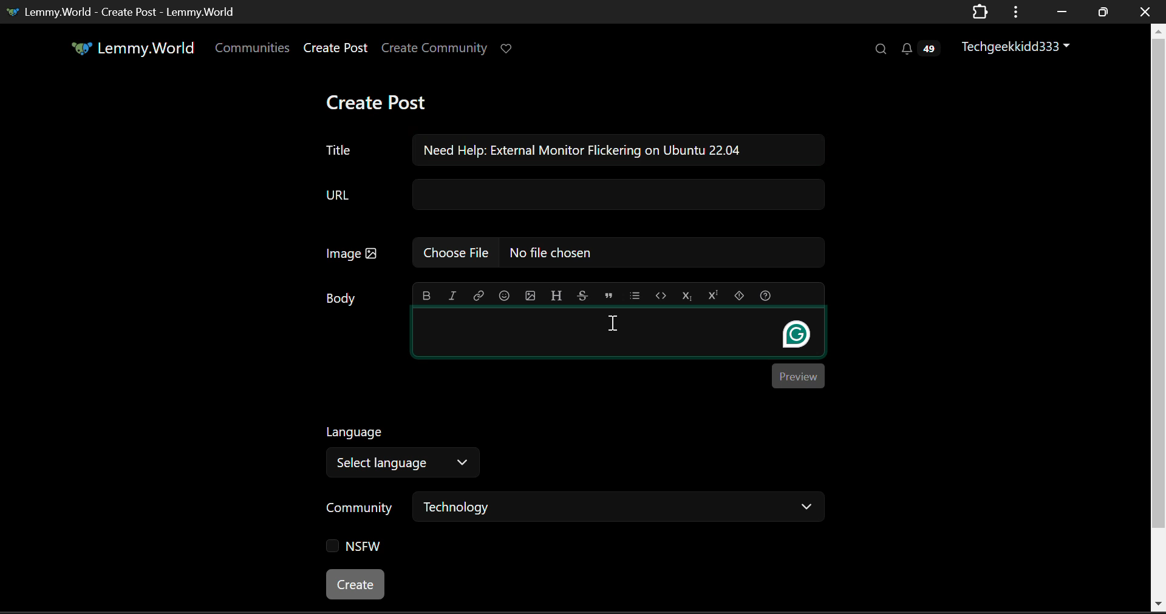 The width and height of the screenshot is (1166, 614). What do you see at coordinates (336, 47) in the screenshot?
I see `Create Post Page Link` at bounding box center [336, 47].